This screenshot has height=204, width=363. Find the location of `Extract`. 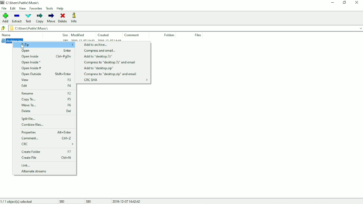

Extract is located at coordinates (17, 18).